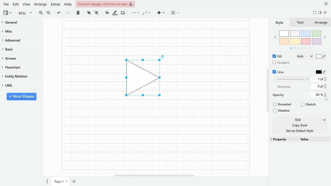 The image size is (331, 186). What do you see at coordinates (325, 36) in the screenshot?
I see `Next` at bounding box center [325, 36].